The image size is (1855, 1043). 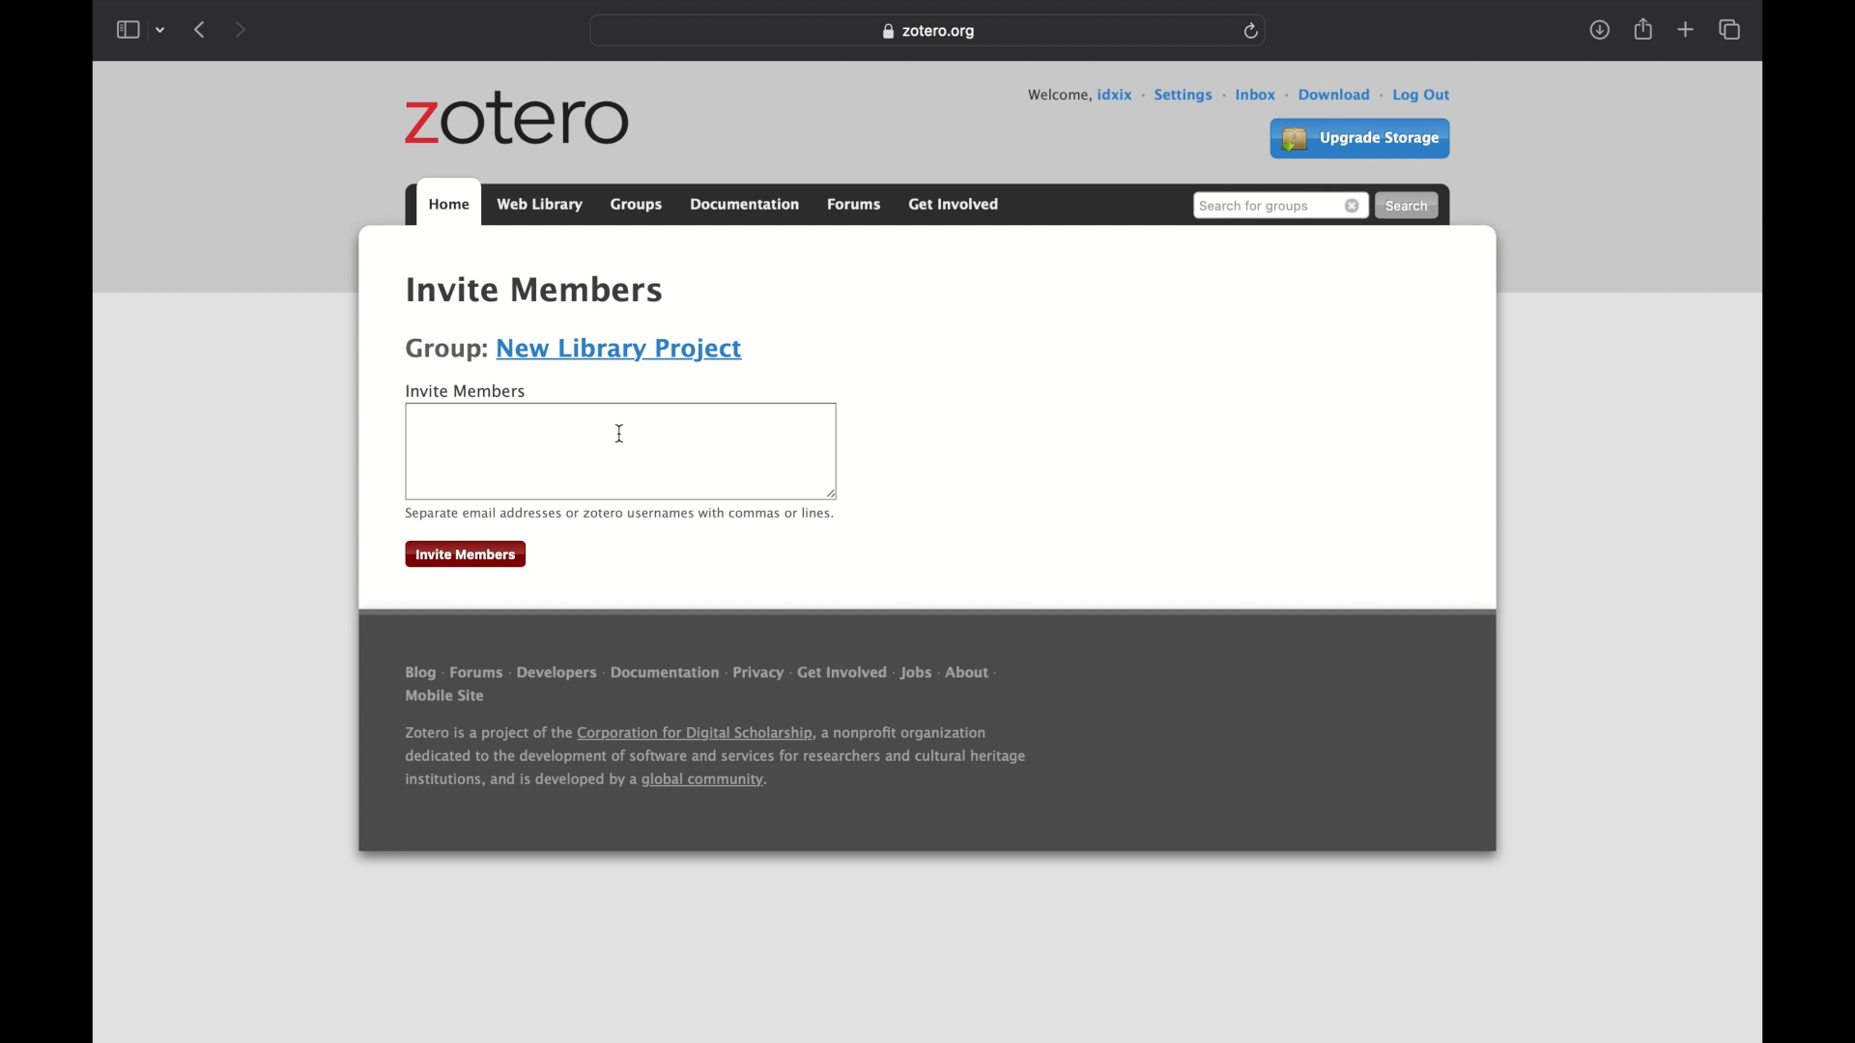 I want to click on get involved, so click(x=842, y=674).